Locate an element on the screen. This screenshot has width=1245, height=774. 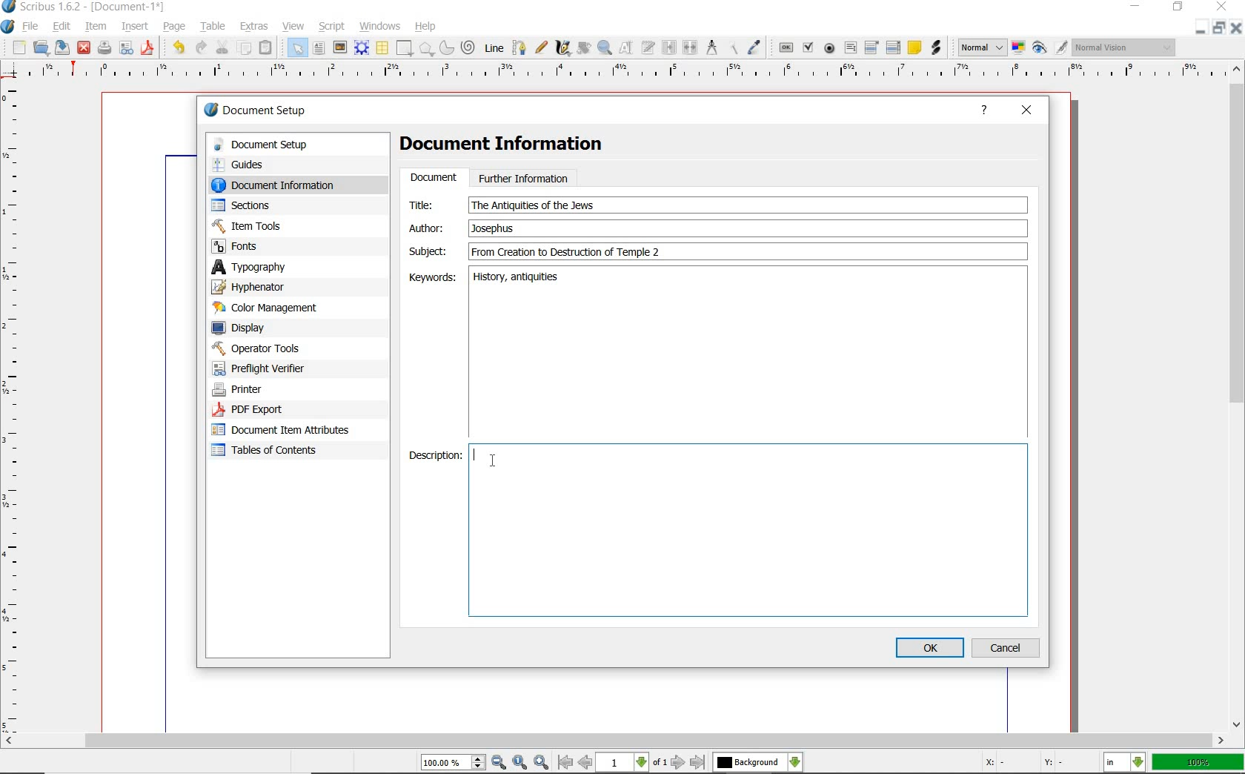
close is located at coordinates (84, 49).